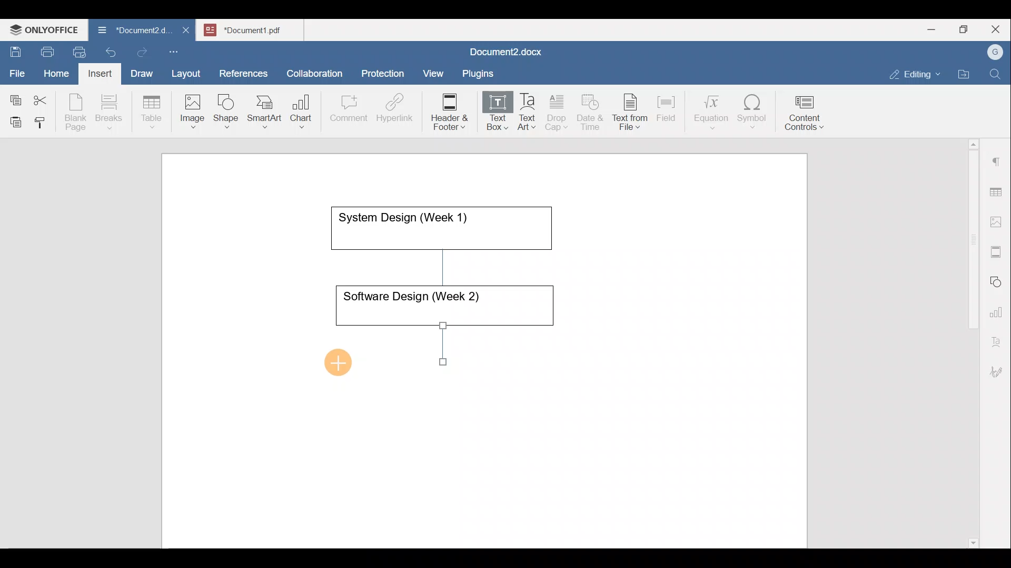  I want to click on Close, so click(997, 30).